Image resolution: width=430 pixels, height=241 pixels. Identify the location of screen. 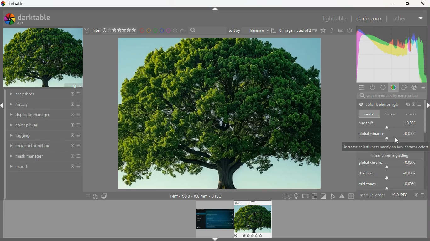
(306, 196).